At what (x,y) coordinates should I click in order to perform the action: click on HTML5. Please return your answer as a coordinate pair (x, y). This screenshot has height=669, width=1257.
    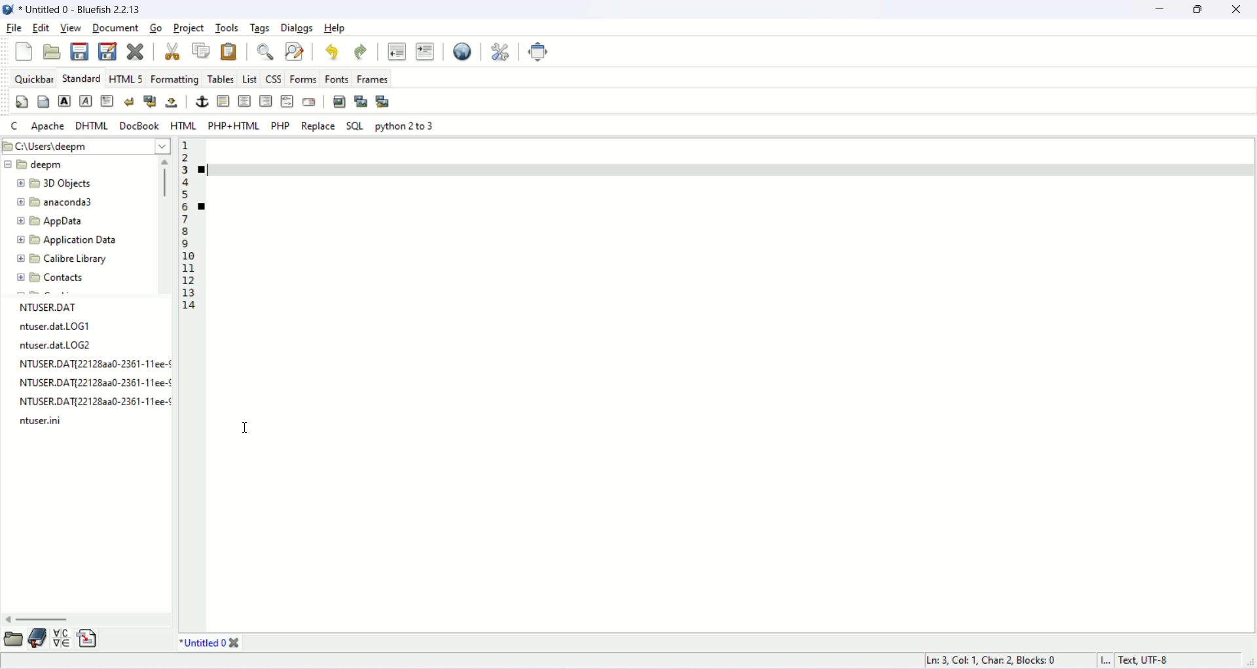
    Looking at the image, I should click on (123, 78).